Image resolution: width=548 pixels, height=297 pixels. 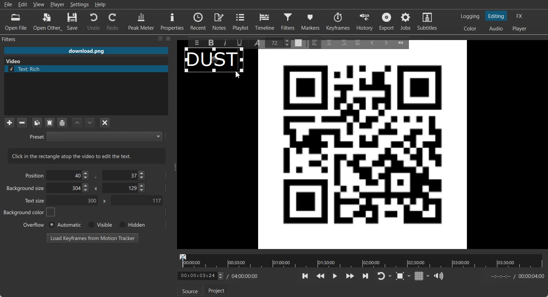 I want to click on Collapse Toolbar, so click(x=404, y=41).